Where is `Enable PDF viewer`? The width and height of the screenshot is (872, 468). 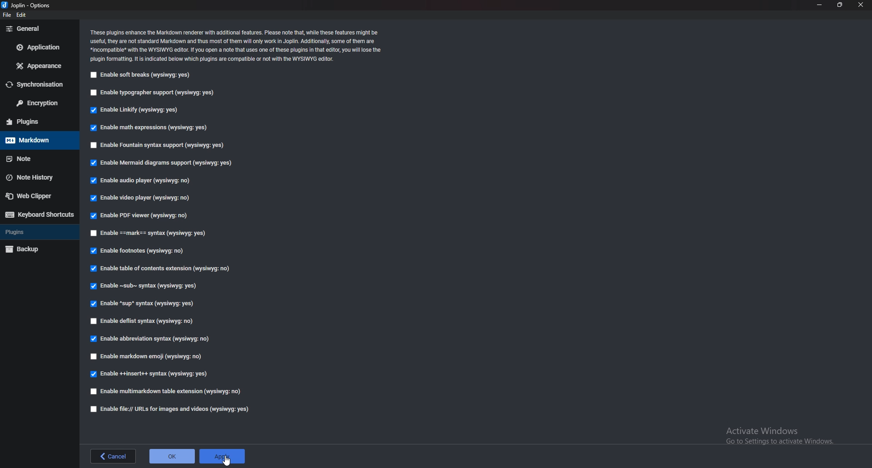
Enable PDF viewer is located at coordinates (136, 216).